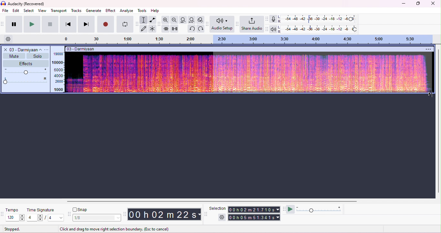 This screenshot has width=441, height=233. Describe the element at coordinates (42, 11) in the screenshot. I see `view` at that location.